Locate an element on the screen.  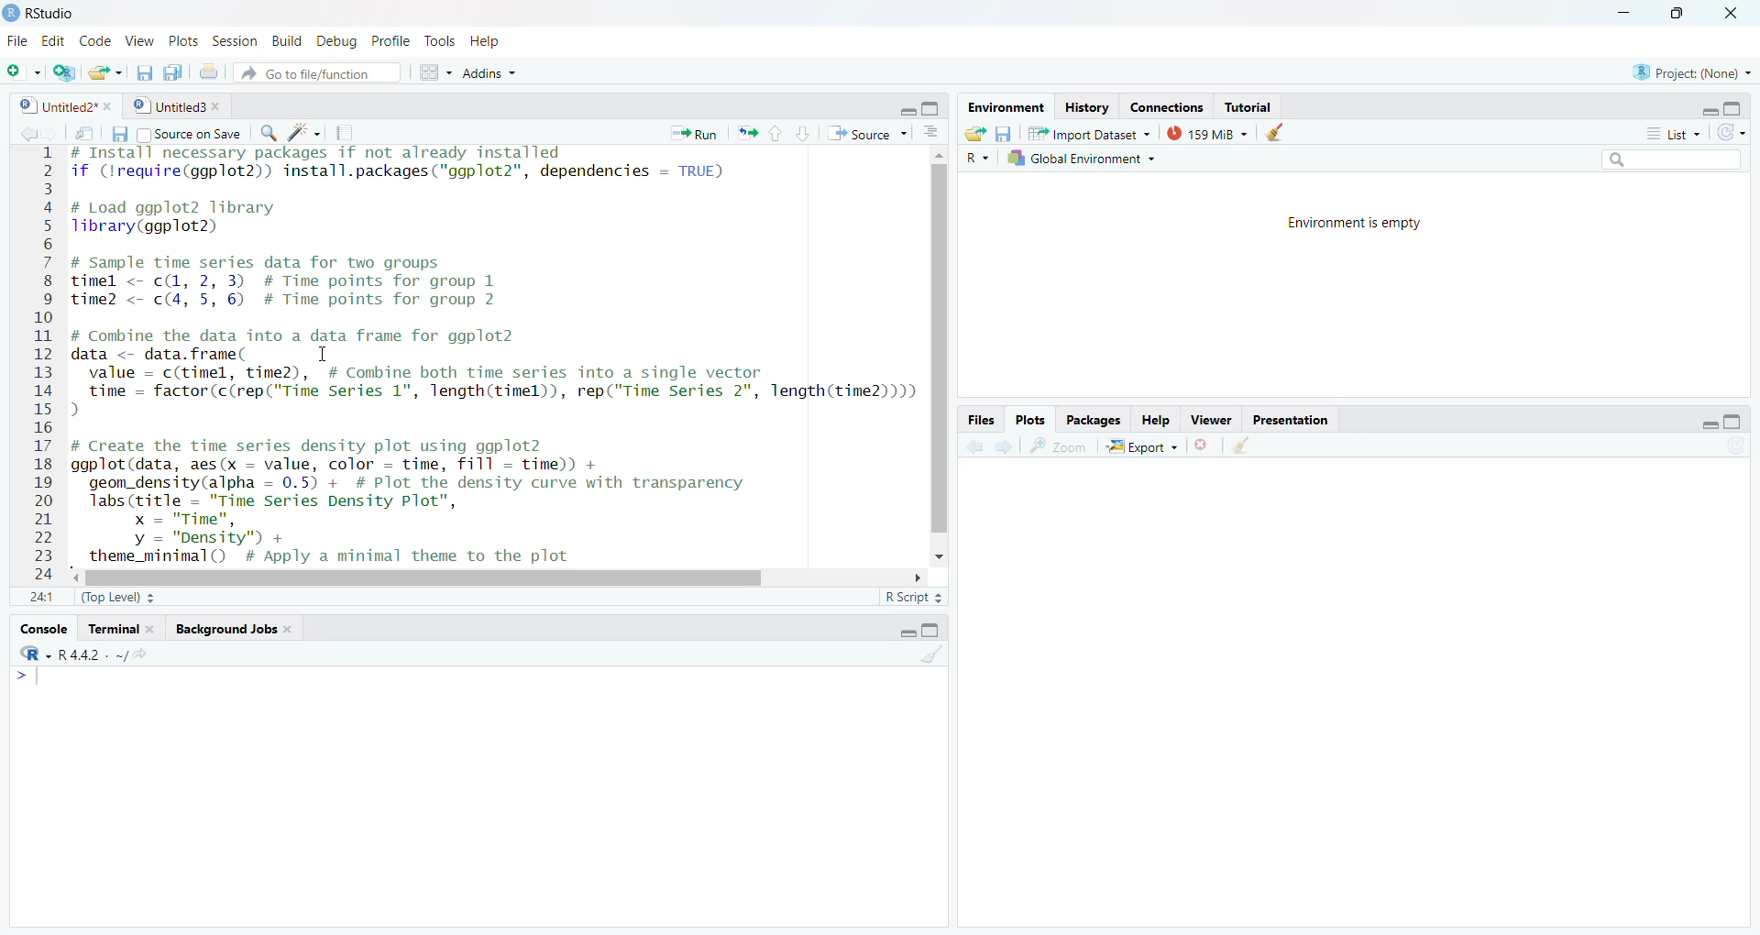
clean is located at coordinates (1272, 132).